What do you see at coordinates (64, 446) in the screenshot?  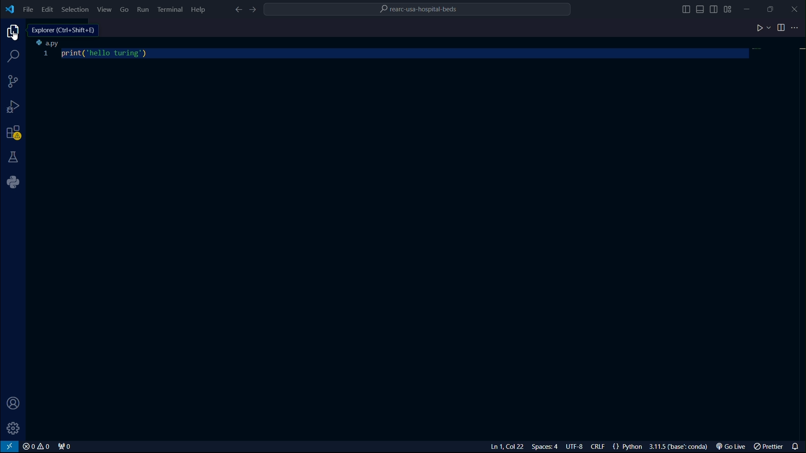 I see `port forwarded` at bounding box center [64, 446].